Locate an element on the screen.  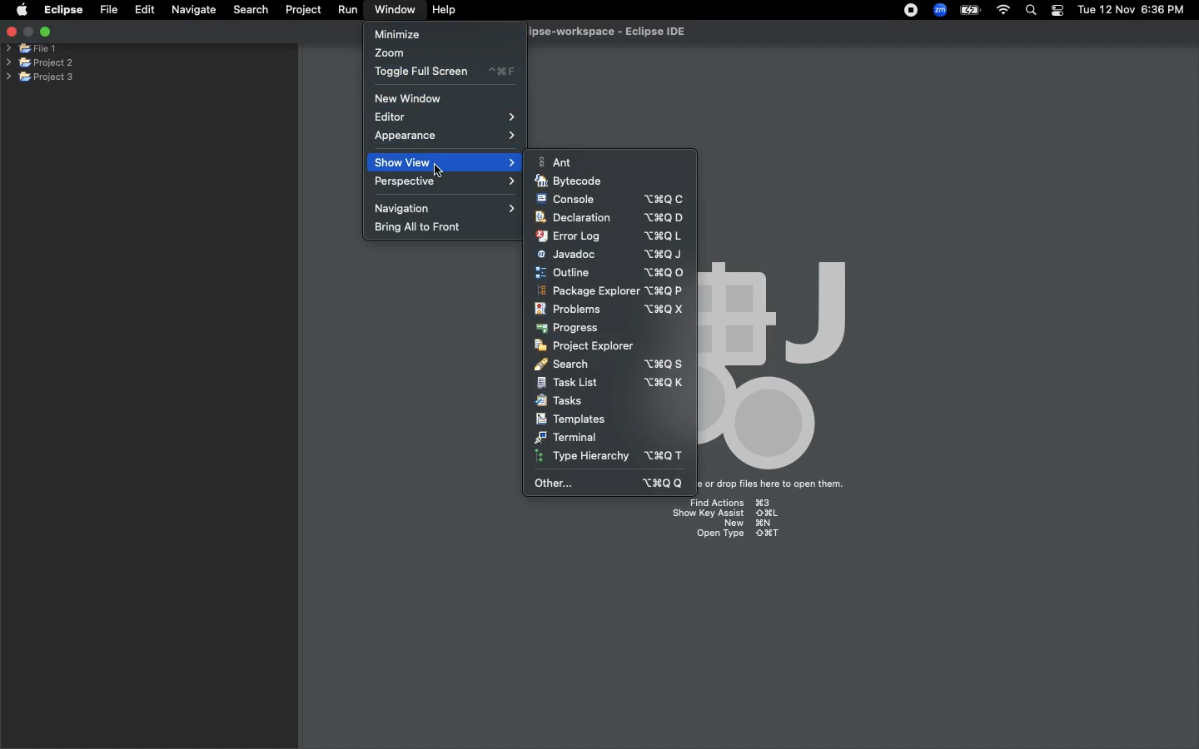
Package explorer is located at coordinates (609, 291).